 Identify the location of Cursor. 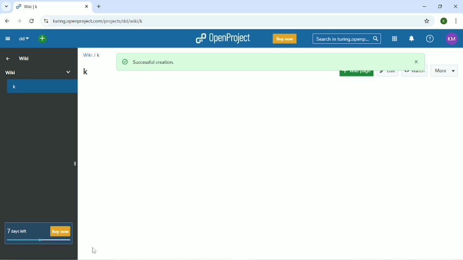
(94, 251).